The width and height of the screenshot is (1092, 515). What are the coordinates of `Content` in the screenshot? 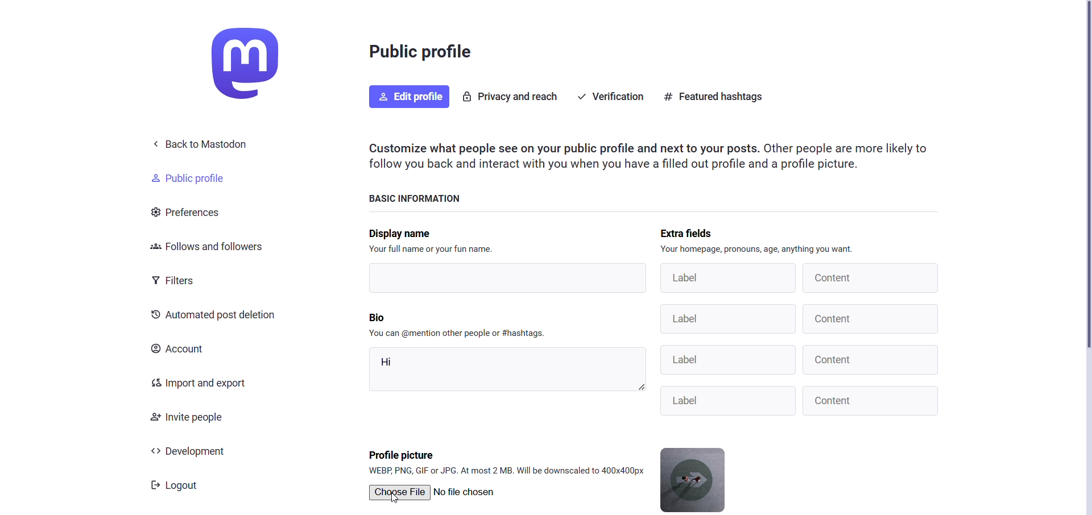 It's located at (871, 318).